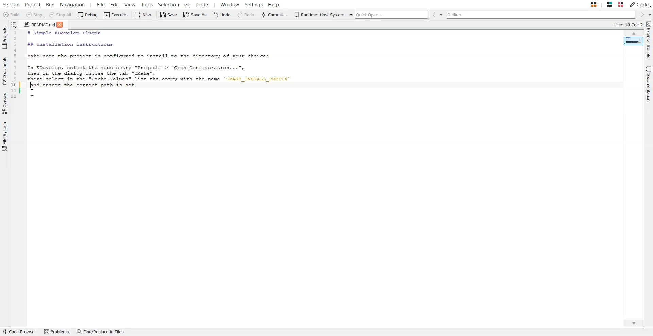  Describe the element at coordinates (164, 80) in the screenshot. I see `there select is the "Cache Values" list the entry with the name 'CMAKE_INSTALL_PREFIX'` at that location.